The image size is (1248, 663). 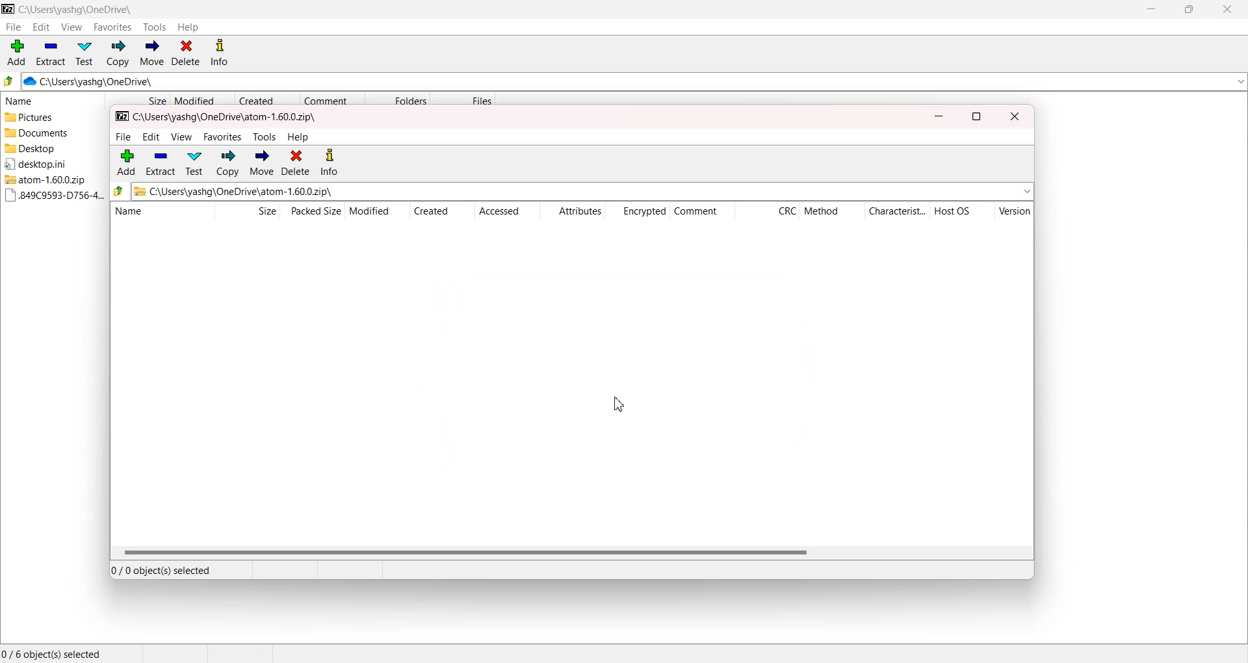 I want to click on Encrypted, so click(x=636, y=212).